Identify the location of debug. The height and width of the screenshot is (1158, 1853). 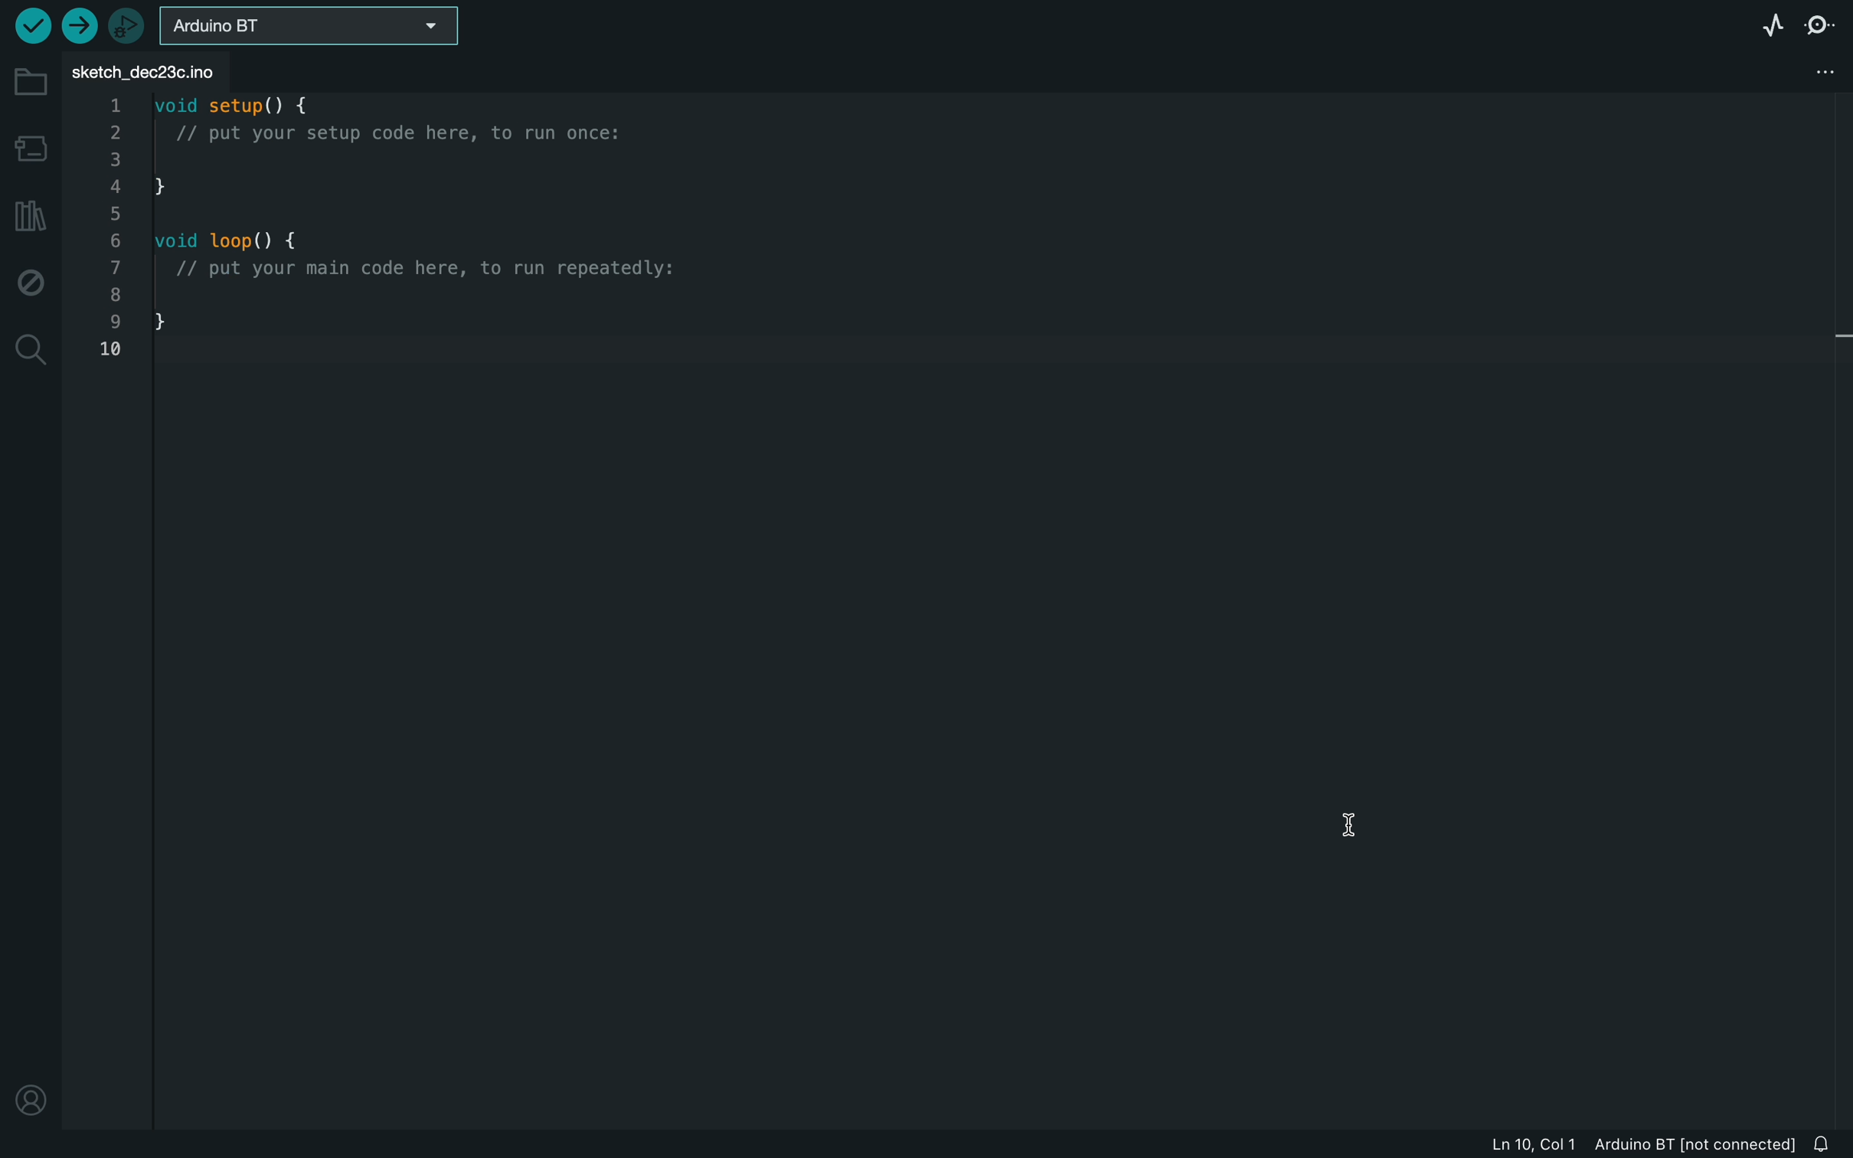
(31, 280).